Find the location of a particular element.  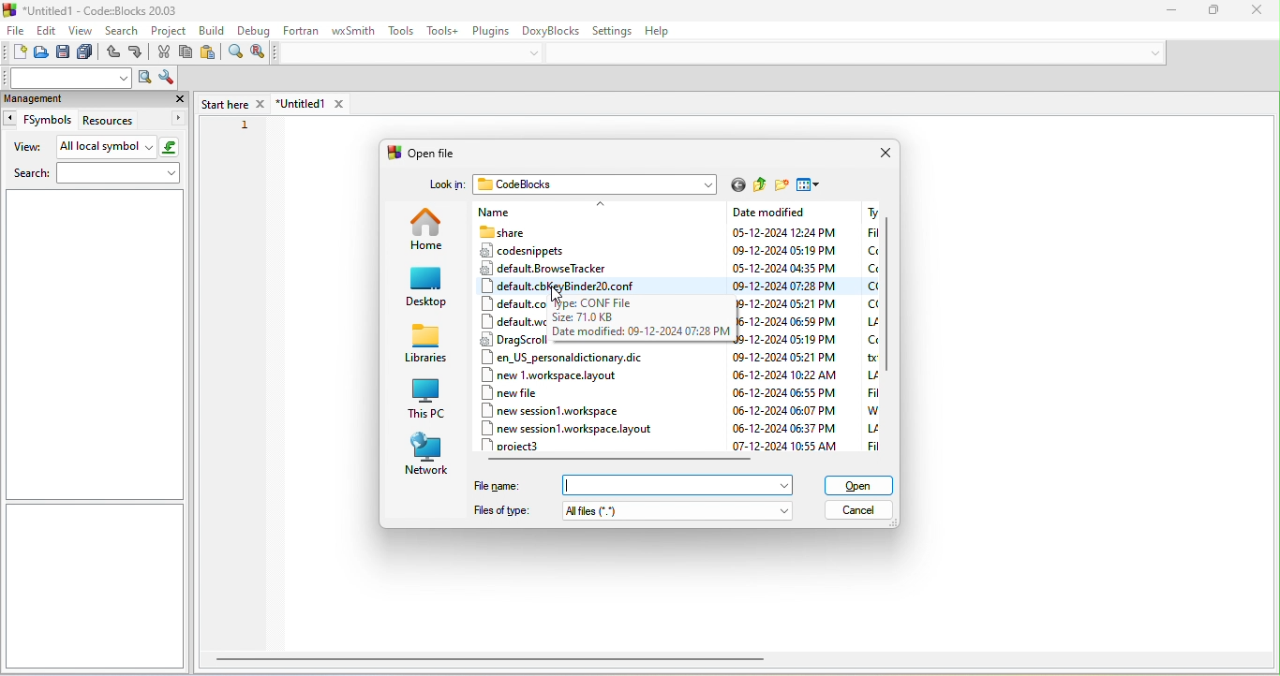

cancel is located at coordinates (860, 511).